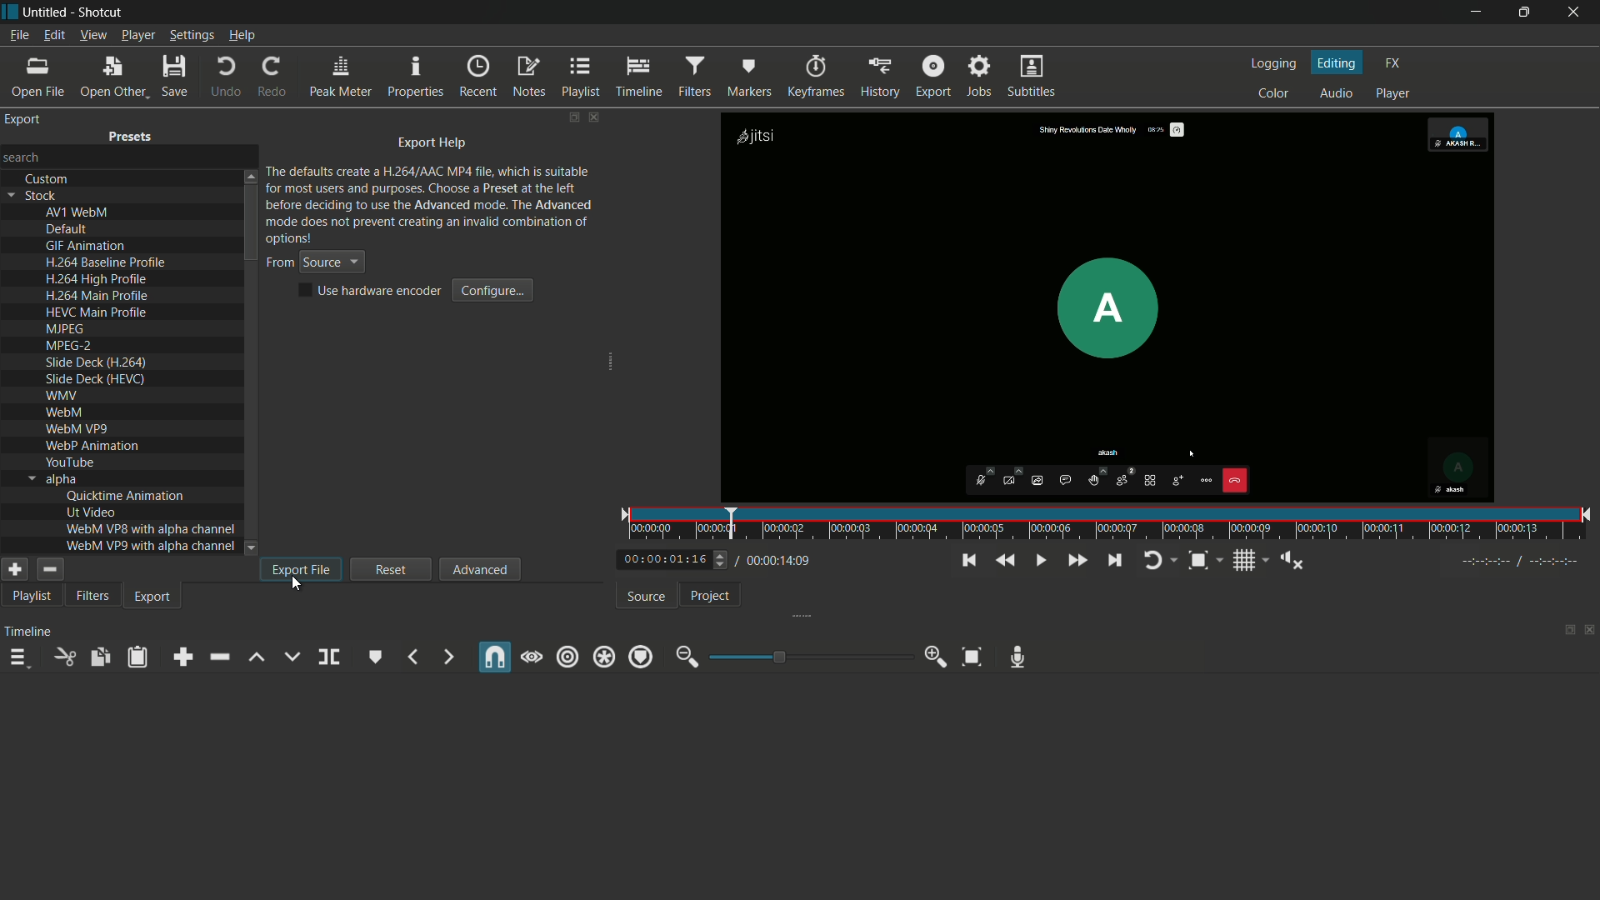  Describe the element at coordinates (1292, 560) in the screenshot. I see `show volume control` at that location.